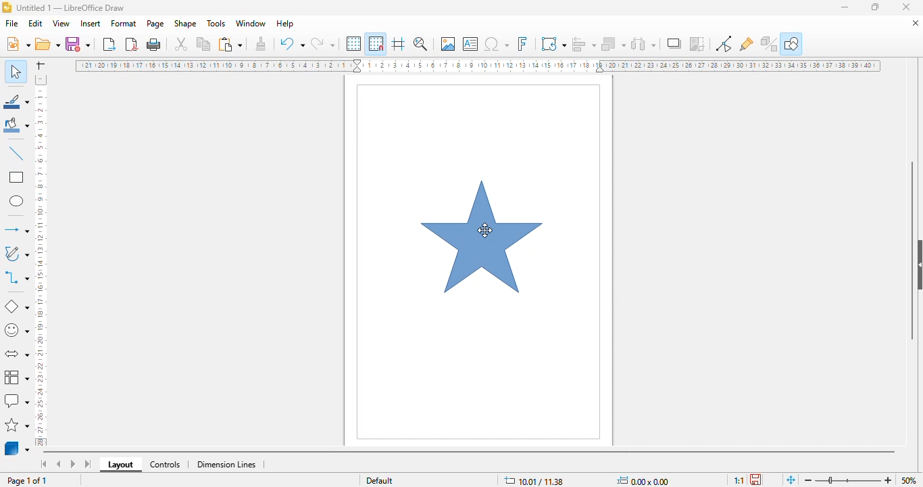  I want to click on close, so click(907, 7).